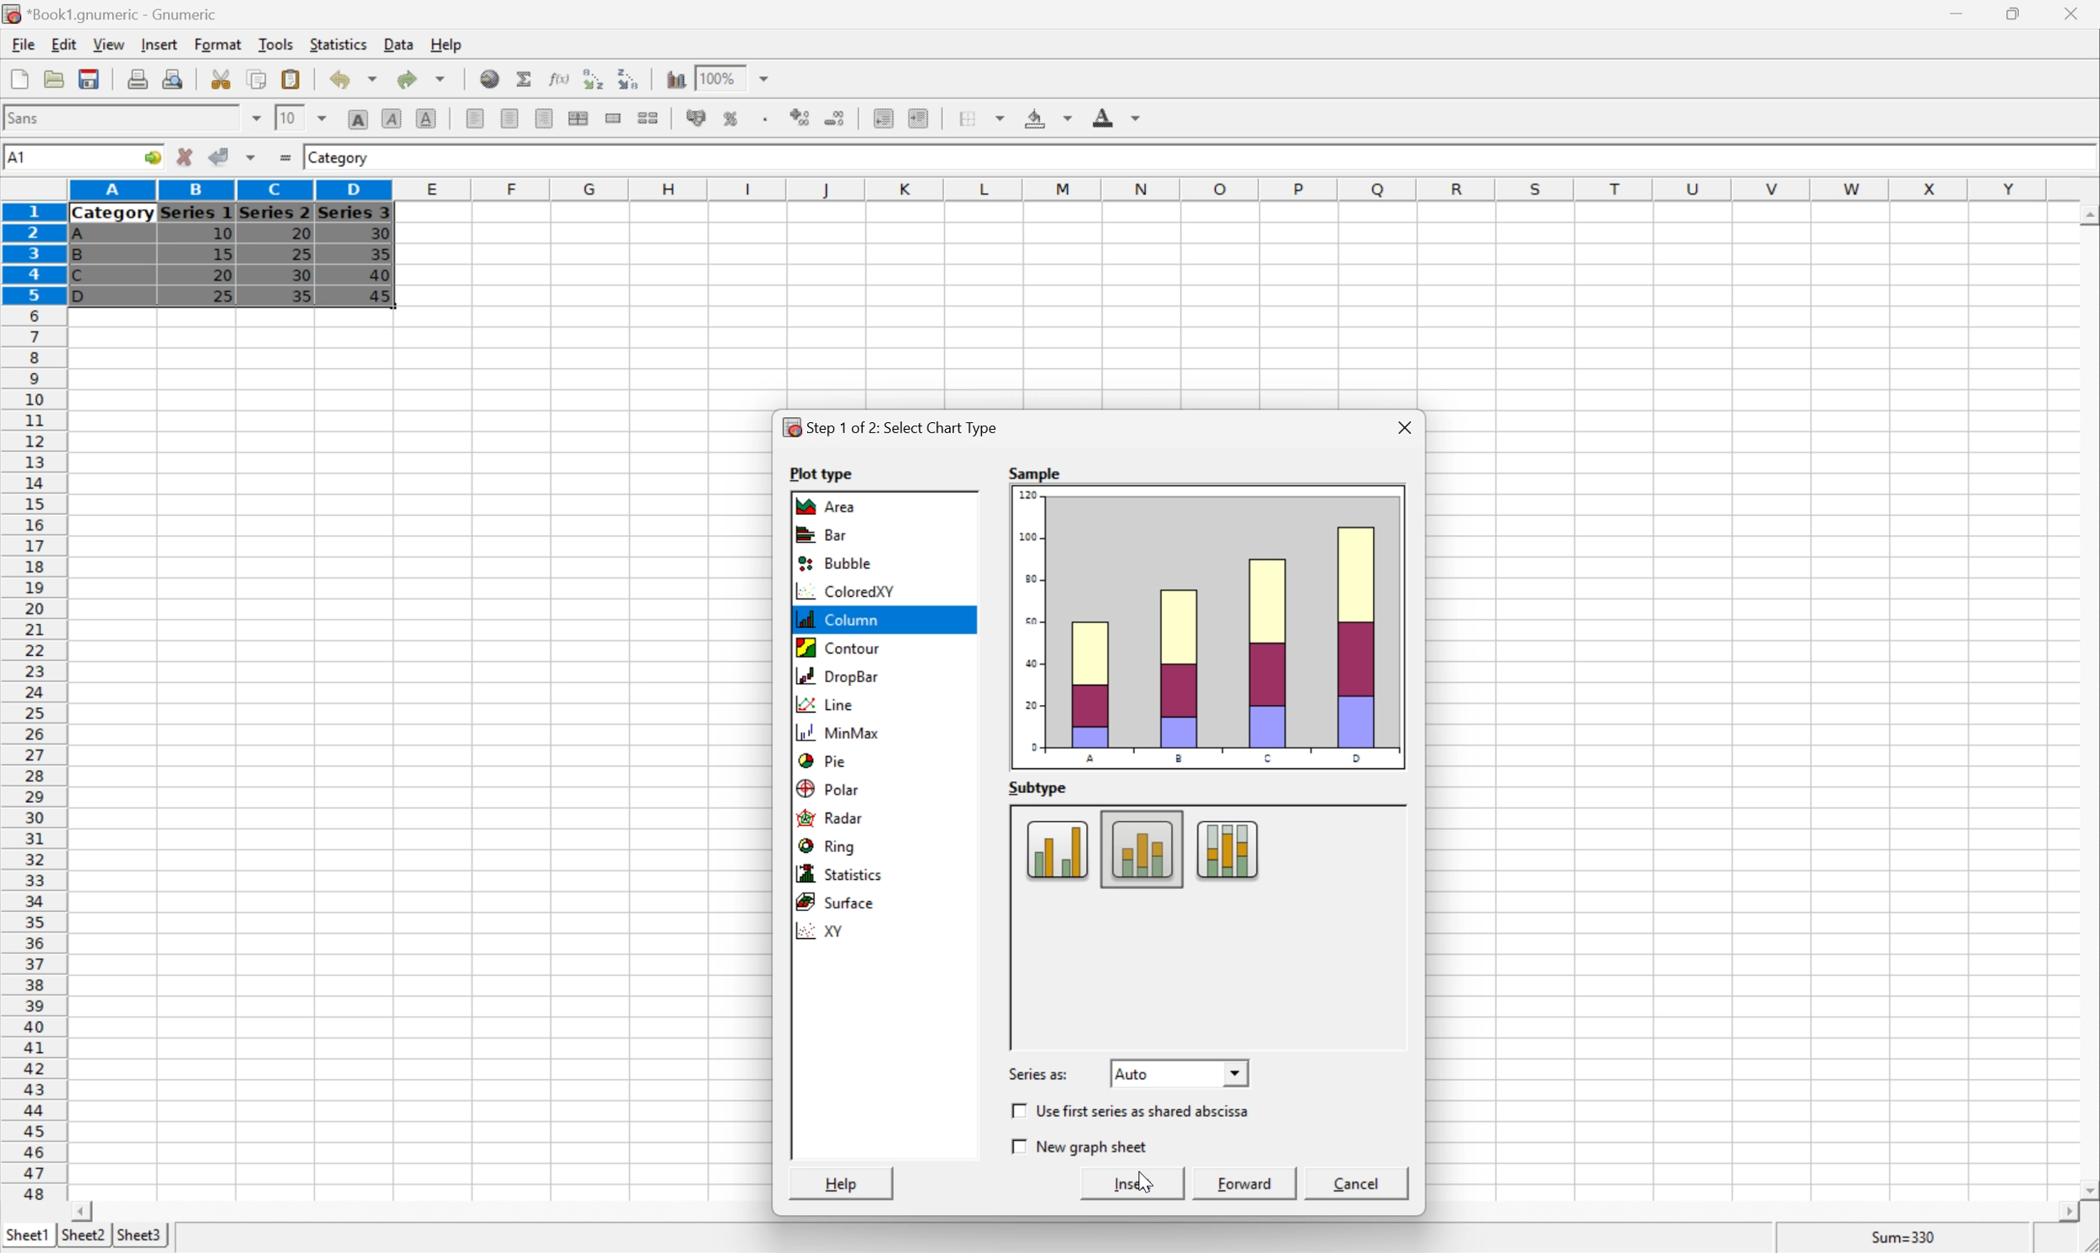 Image resolution: width=2100 pixels, height=1253 pixels. I want to click on Align Right, so click(544, 119).